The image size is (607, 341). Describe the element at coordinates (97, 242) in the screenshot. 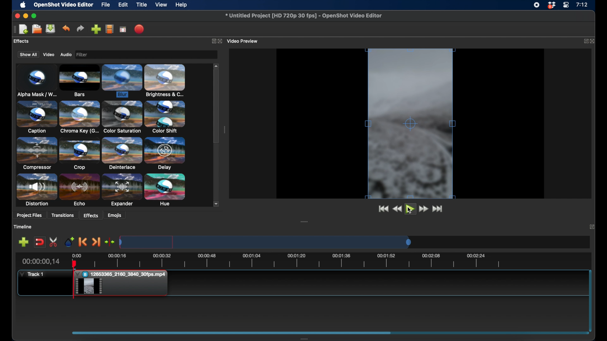

I see `next marker` at that location.